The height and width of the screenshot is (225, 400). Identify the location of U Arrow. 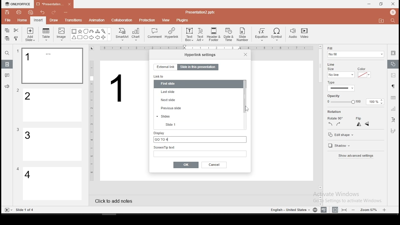
(92, 31).